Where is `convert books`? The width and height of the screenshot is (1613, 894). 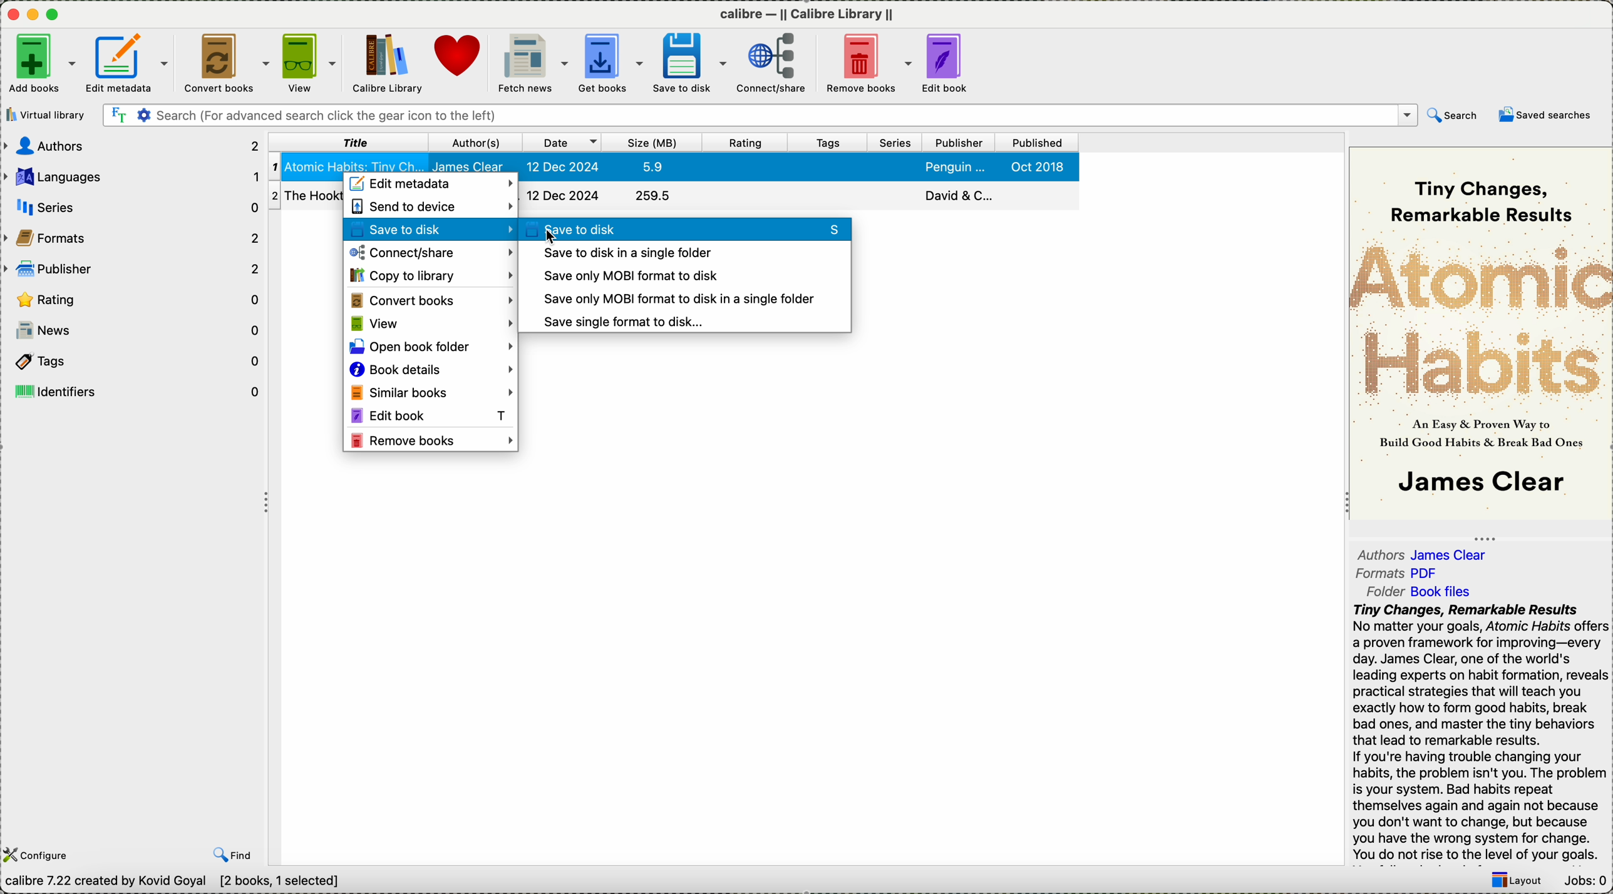
convert books is located at coordinates (430, 301).